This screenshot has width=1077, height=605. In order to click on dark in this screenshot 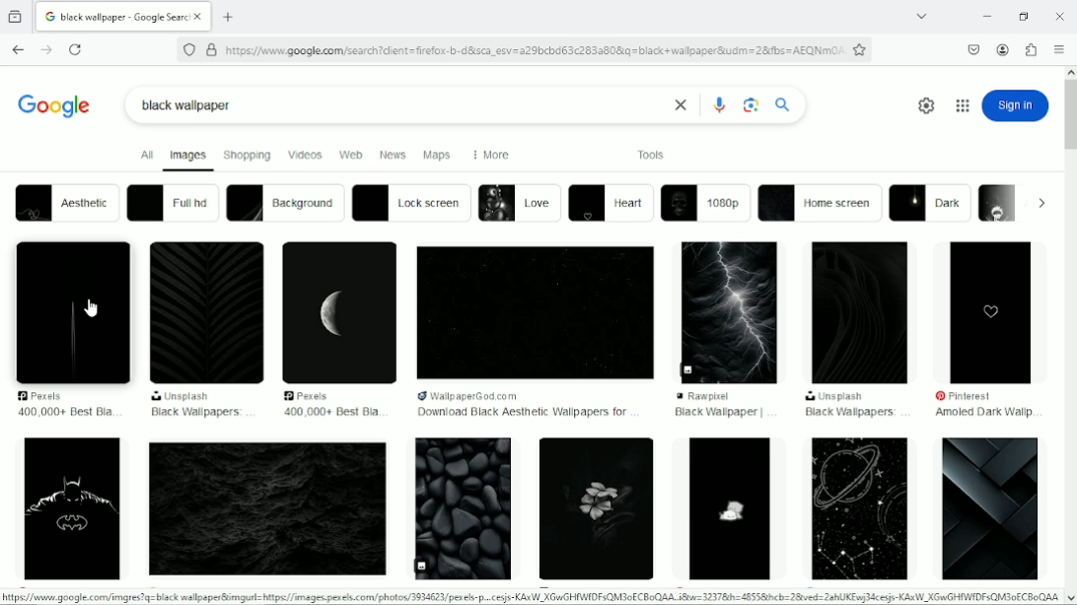, I will do `click(931, 203)`.